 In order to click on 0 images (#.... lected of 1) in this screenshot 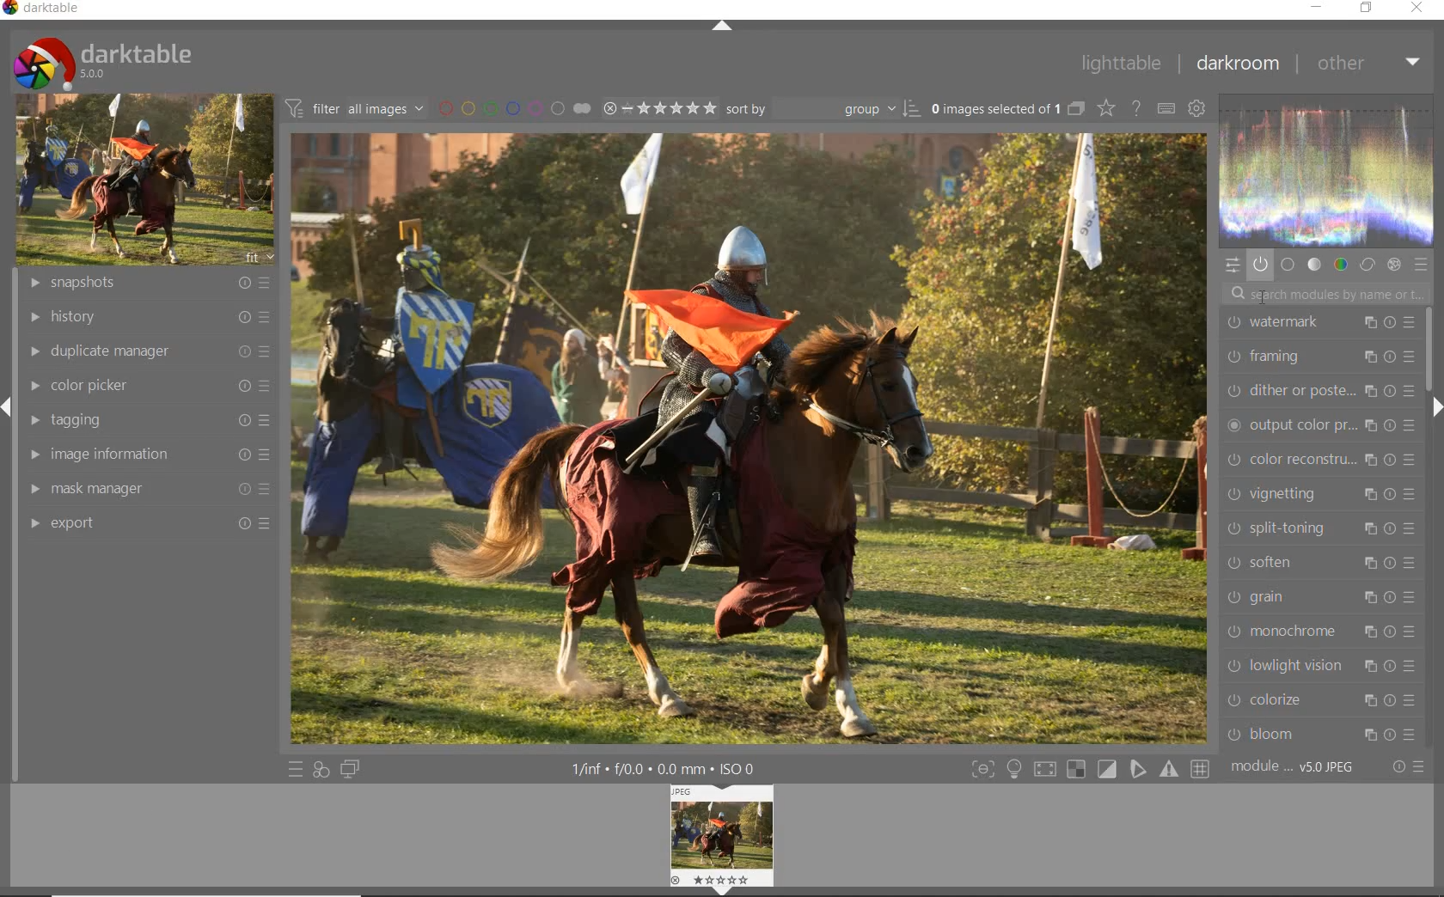, I will do `click(1006, 108)`.